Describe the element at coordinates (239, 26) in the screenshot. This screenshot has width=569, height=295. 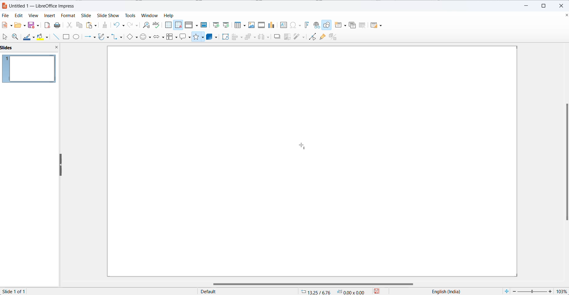
I see `insert table` at that location.